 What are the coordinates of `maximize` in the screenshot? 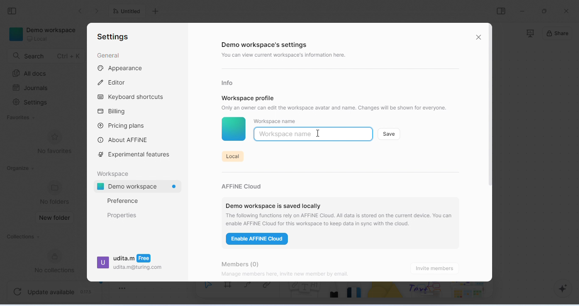 It's located at (546, 11).